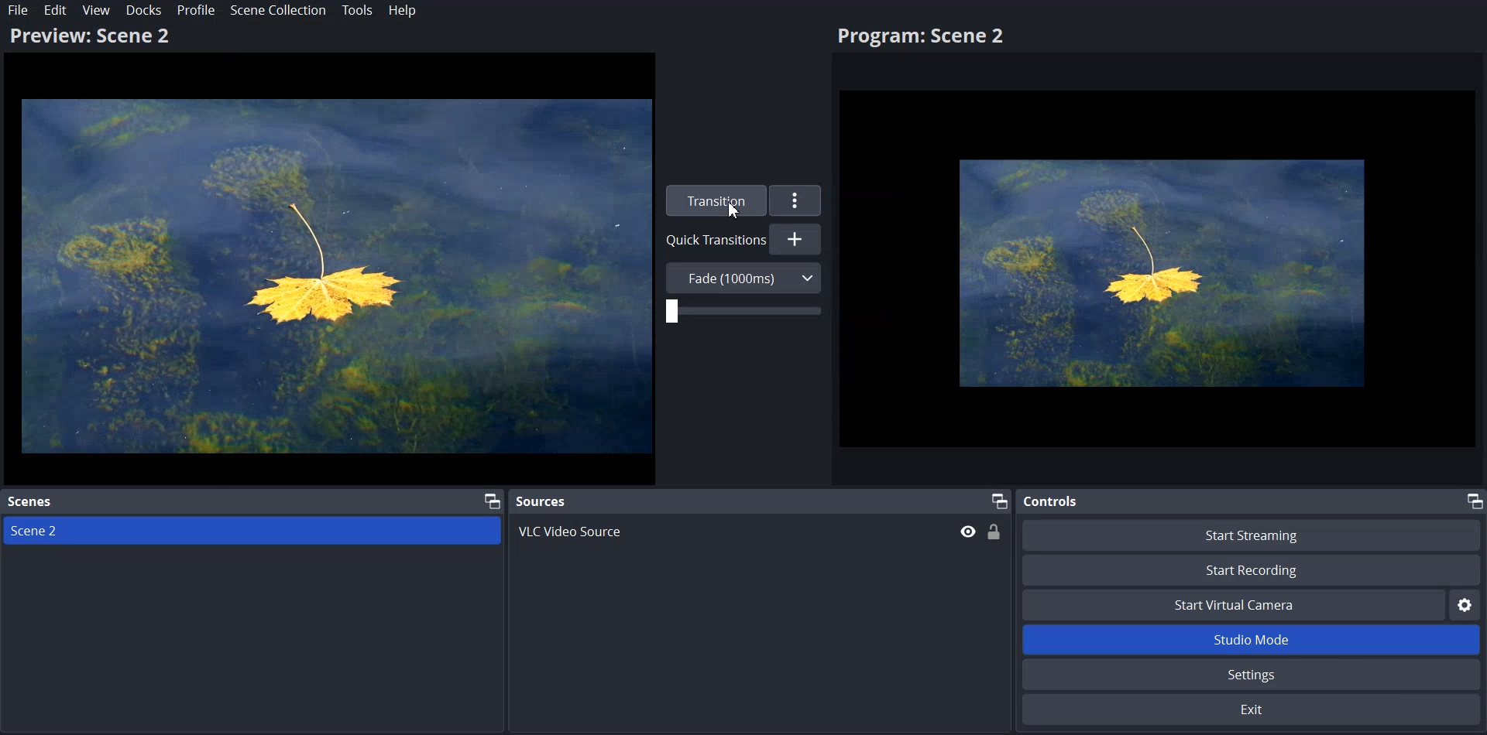 This screenshot has height=735, width=1487. I want to click on Settings, so click(1468, 604).